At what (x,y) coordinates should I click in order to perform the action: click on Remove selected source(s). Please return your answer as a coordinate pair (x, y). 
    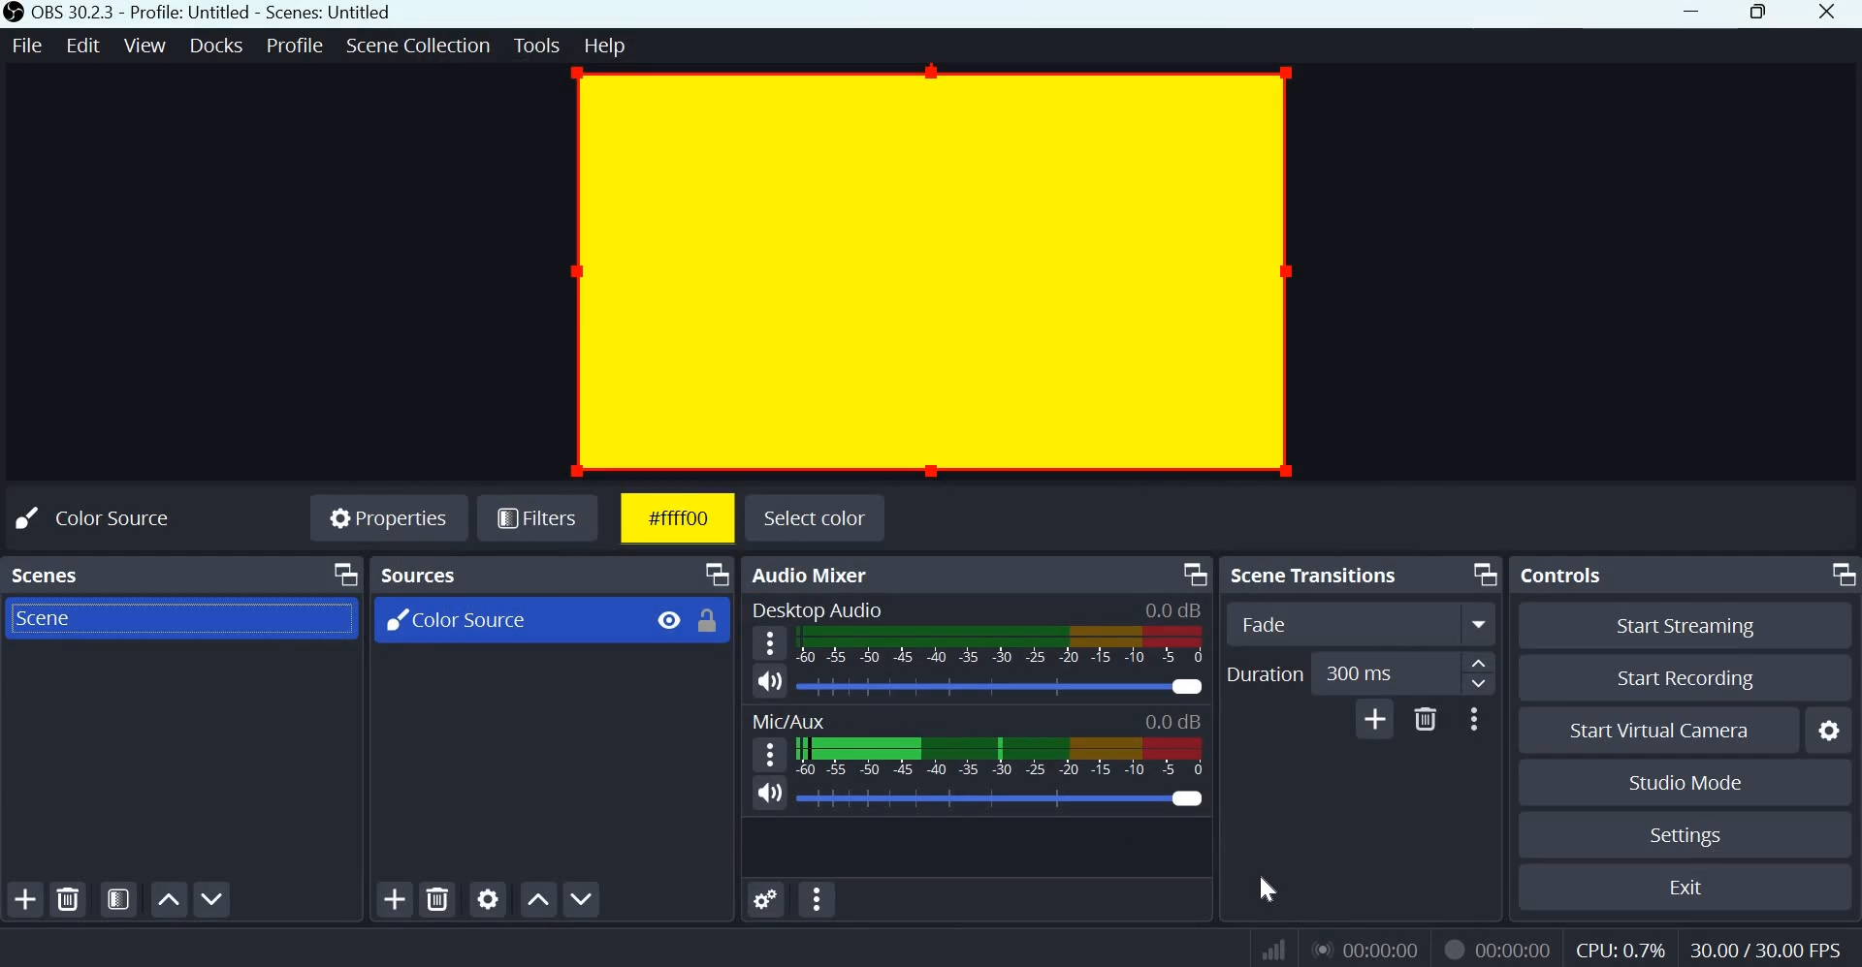
    Looking at the image, I should click on (438, 898).